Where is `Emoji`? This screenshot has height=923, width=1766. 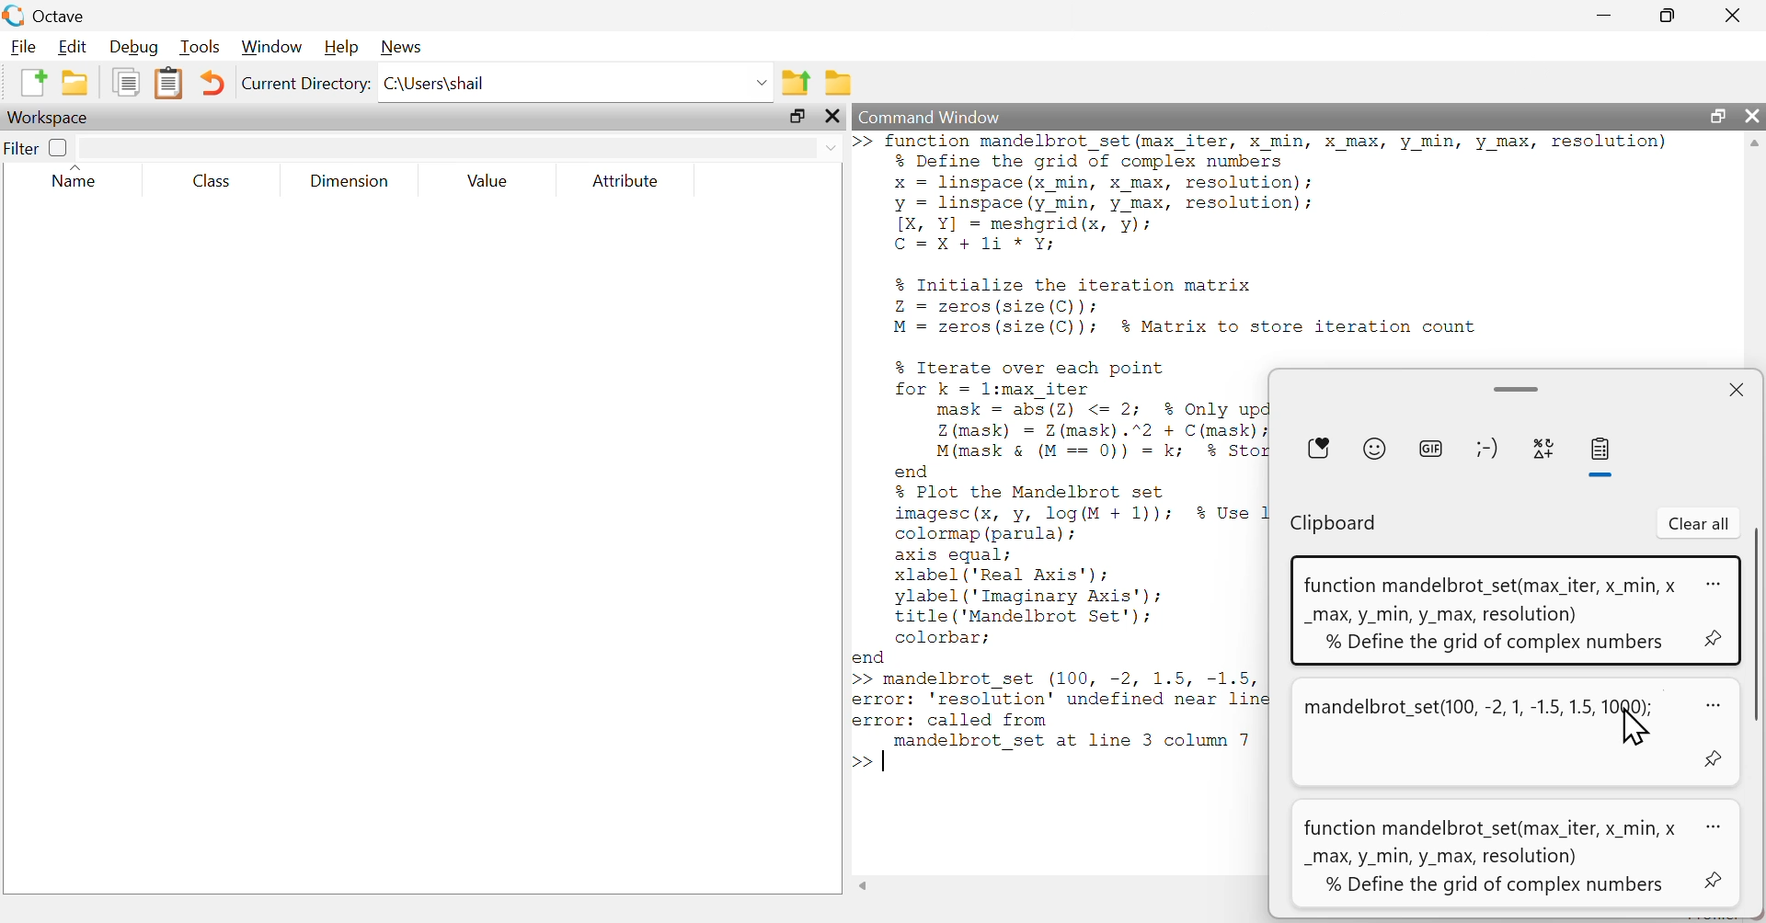
Emoji is located at coordinates (1373, 449).